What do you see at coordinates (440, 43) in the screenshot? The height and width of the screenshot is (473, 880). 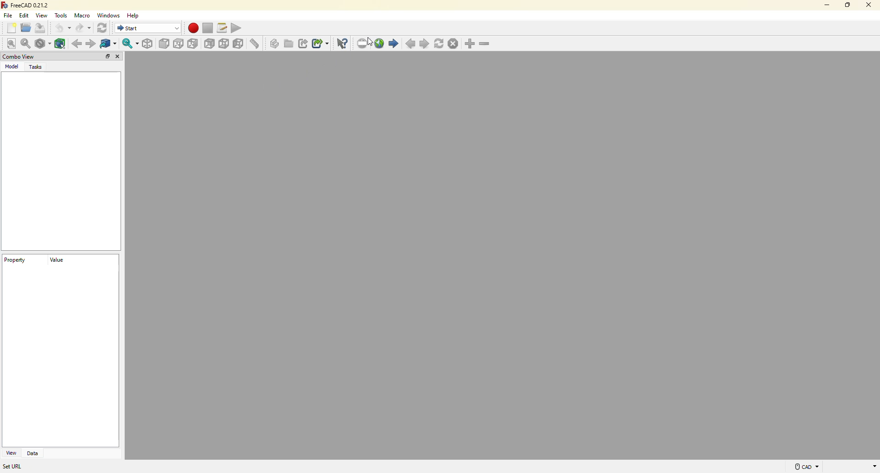 I see `refresh` at bounding box center [440, 43].